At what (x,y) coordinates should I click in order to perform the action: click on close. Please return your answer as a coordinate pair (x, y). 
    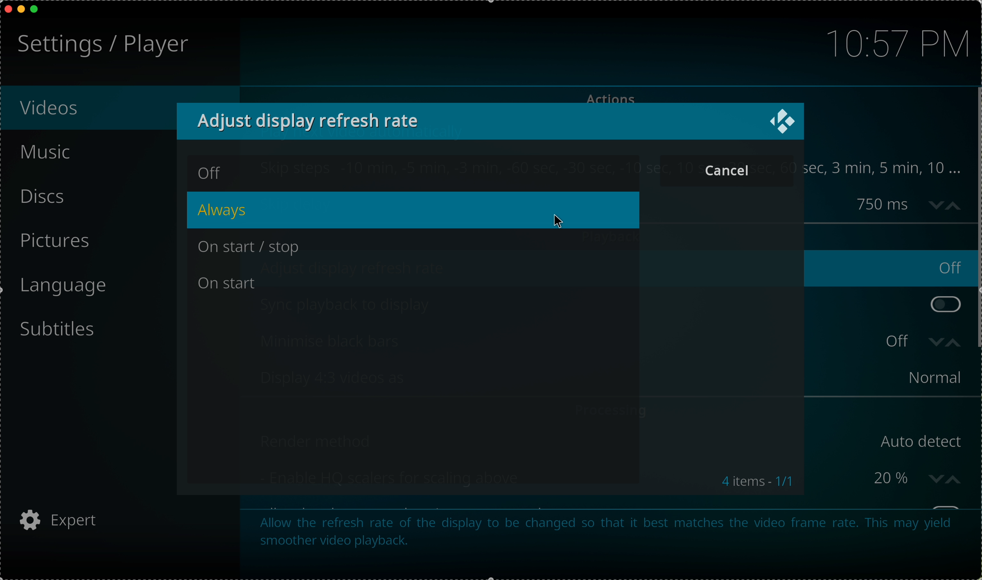
    Looking at the image, I should click on (6, 8).